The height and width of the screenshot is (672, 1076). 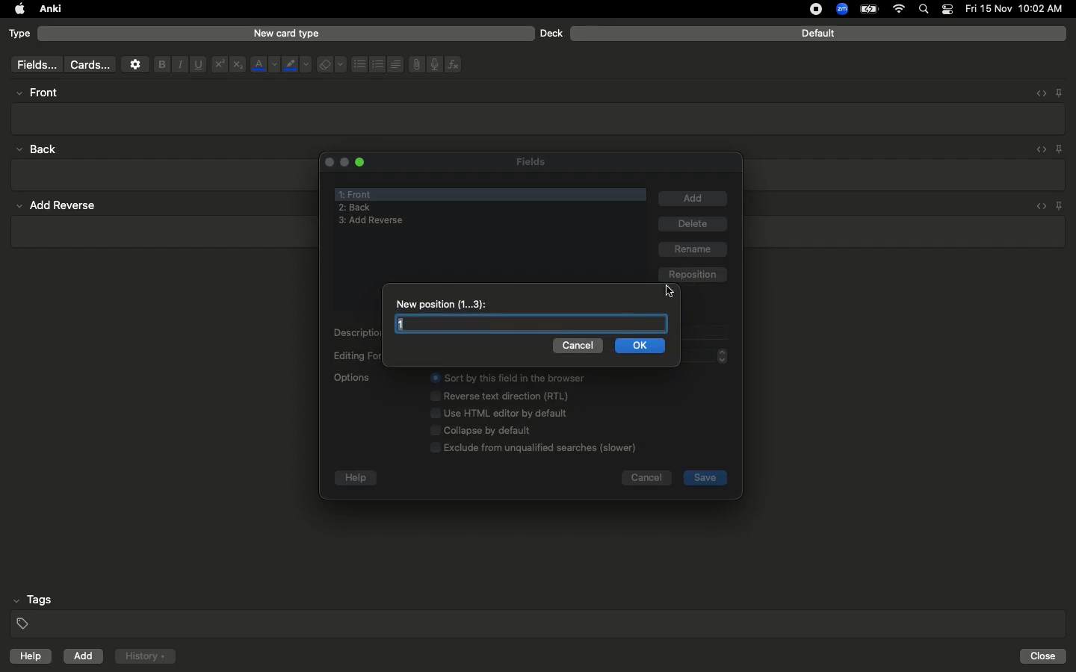 I want to click on Bullet, so click(x=359, y=64).